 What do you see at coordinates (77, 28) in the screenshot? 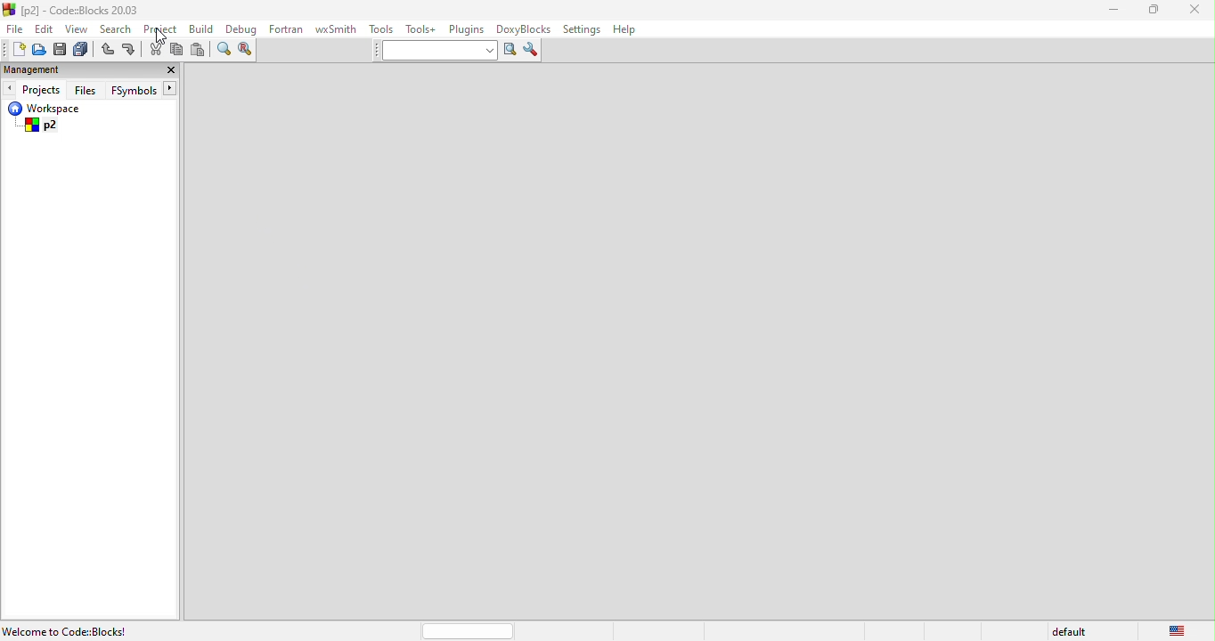
I see `view` at bounding box center [77, 28].